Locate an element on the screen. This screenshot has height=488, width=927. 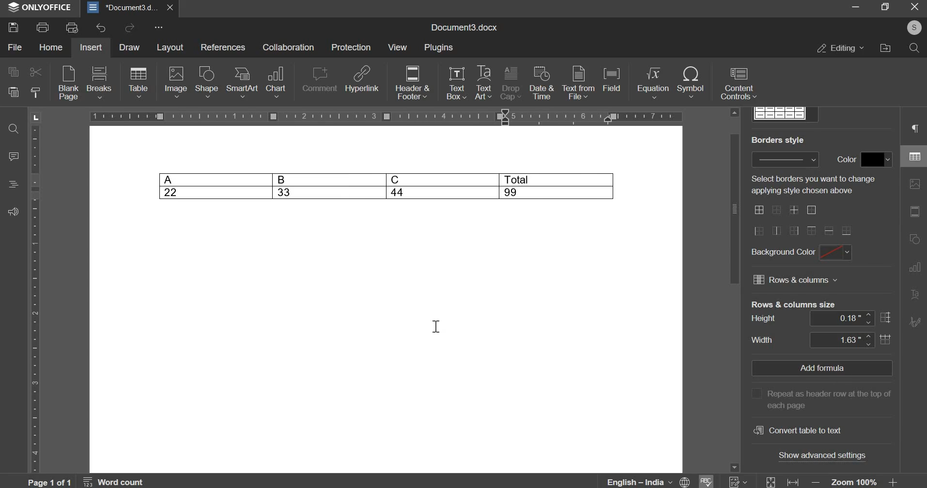
background color is located at coordinates (782, 253).